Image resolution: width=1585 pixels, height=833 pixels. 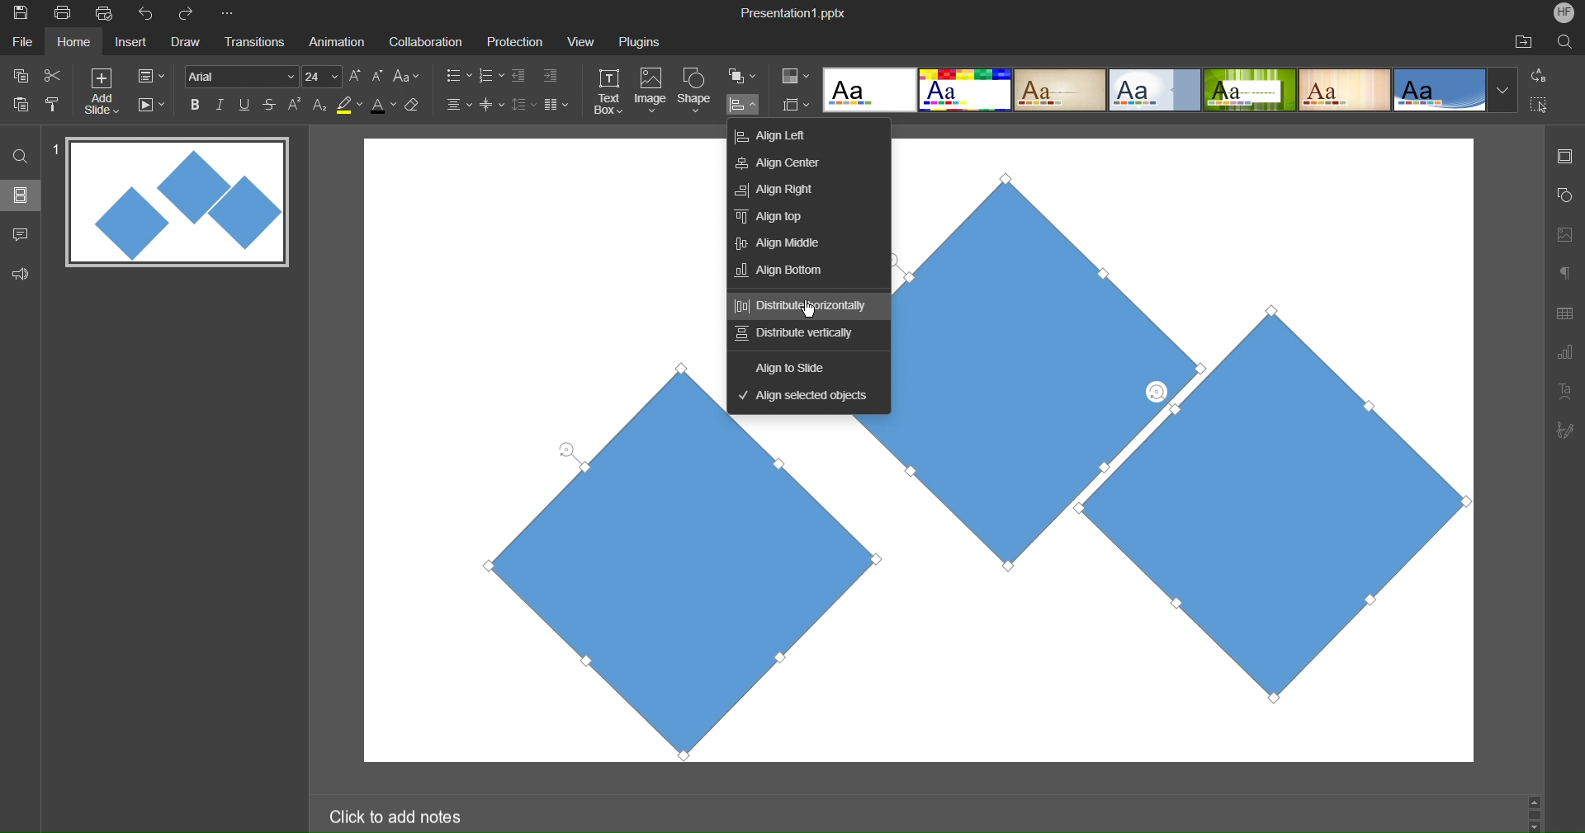 I want to click on Home, so click(x=73, y=42).